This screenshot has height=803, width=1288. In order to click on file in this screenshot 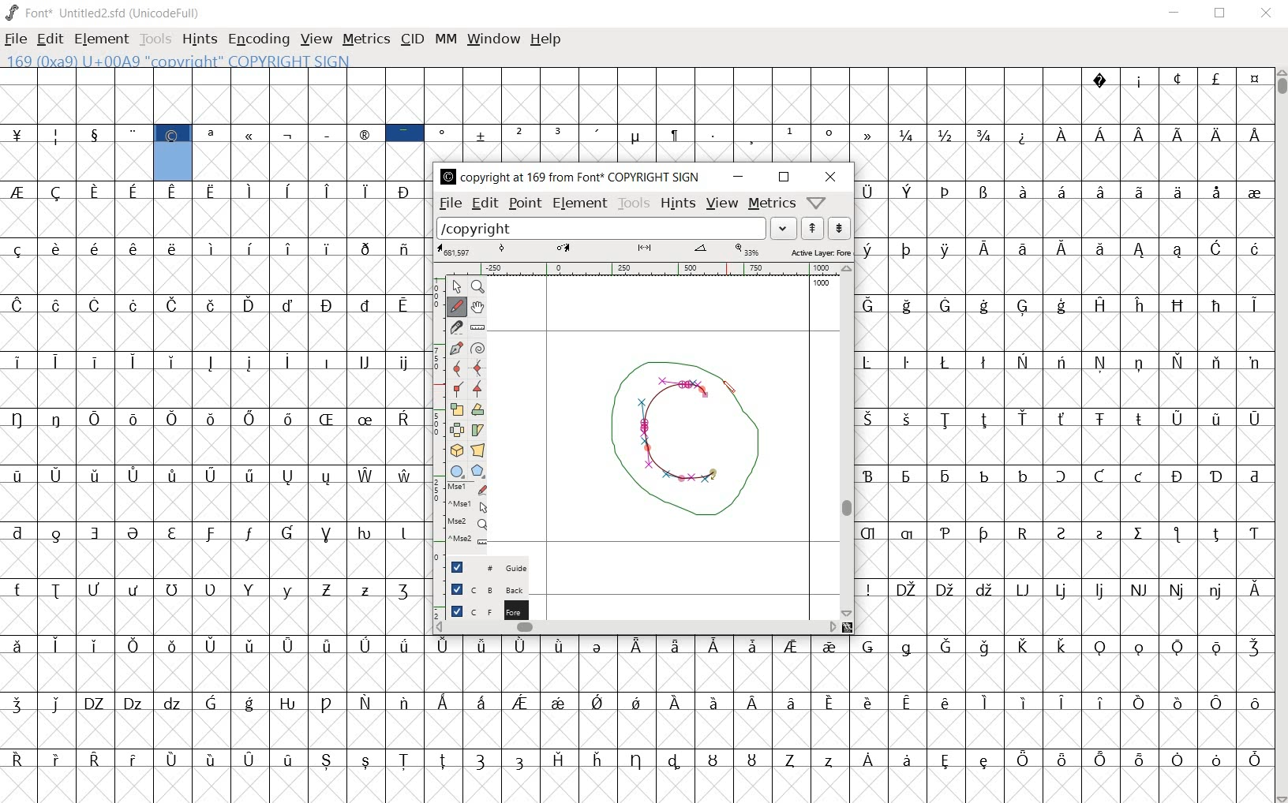, I will do `click(16, 41)`.